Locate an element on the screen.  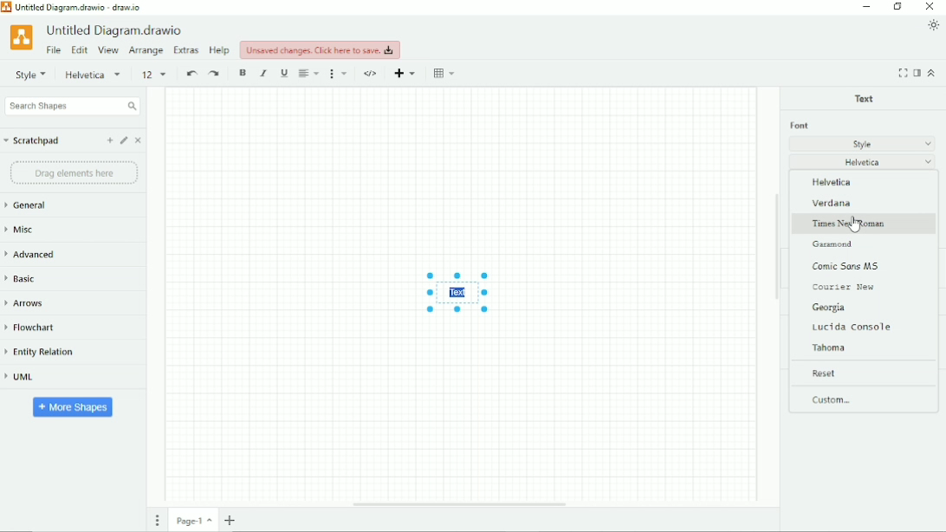
Bold is located at coordinates (243, 73).